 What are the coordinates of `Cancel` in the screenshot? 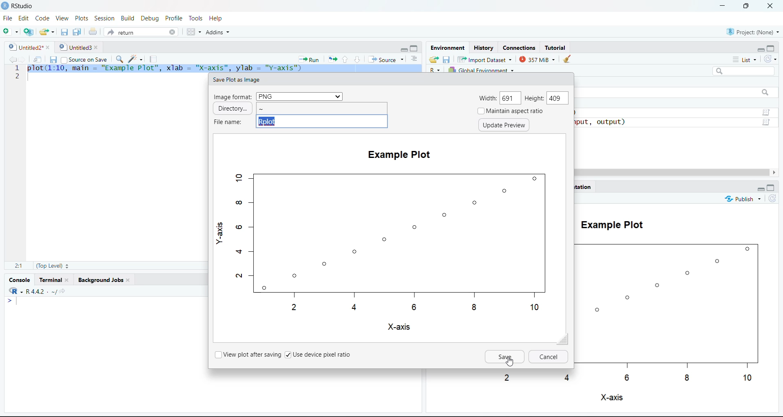 It's located at (549, 356).